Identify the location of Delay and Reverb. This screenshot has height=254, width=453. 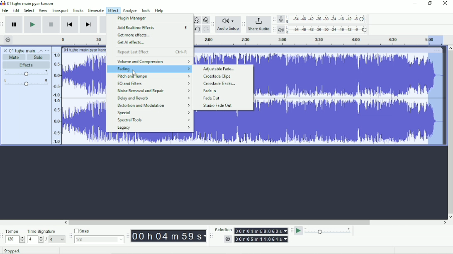
(153, 98).